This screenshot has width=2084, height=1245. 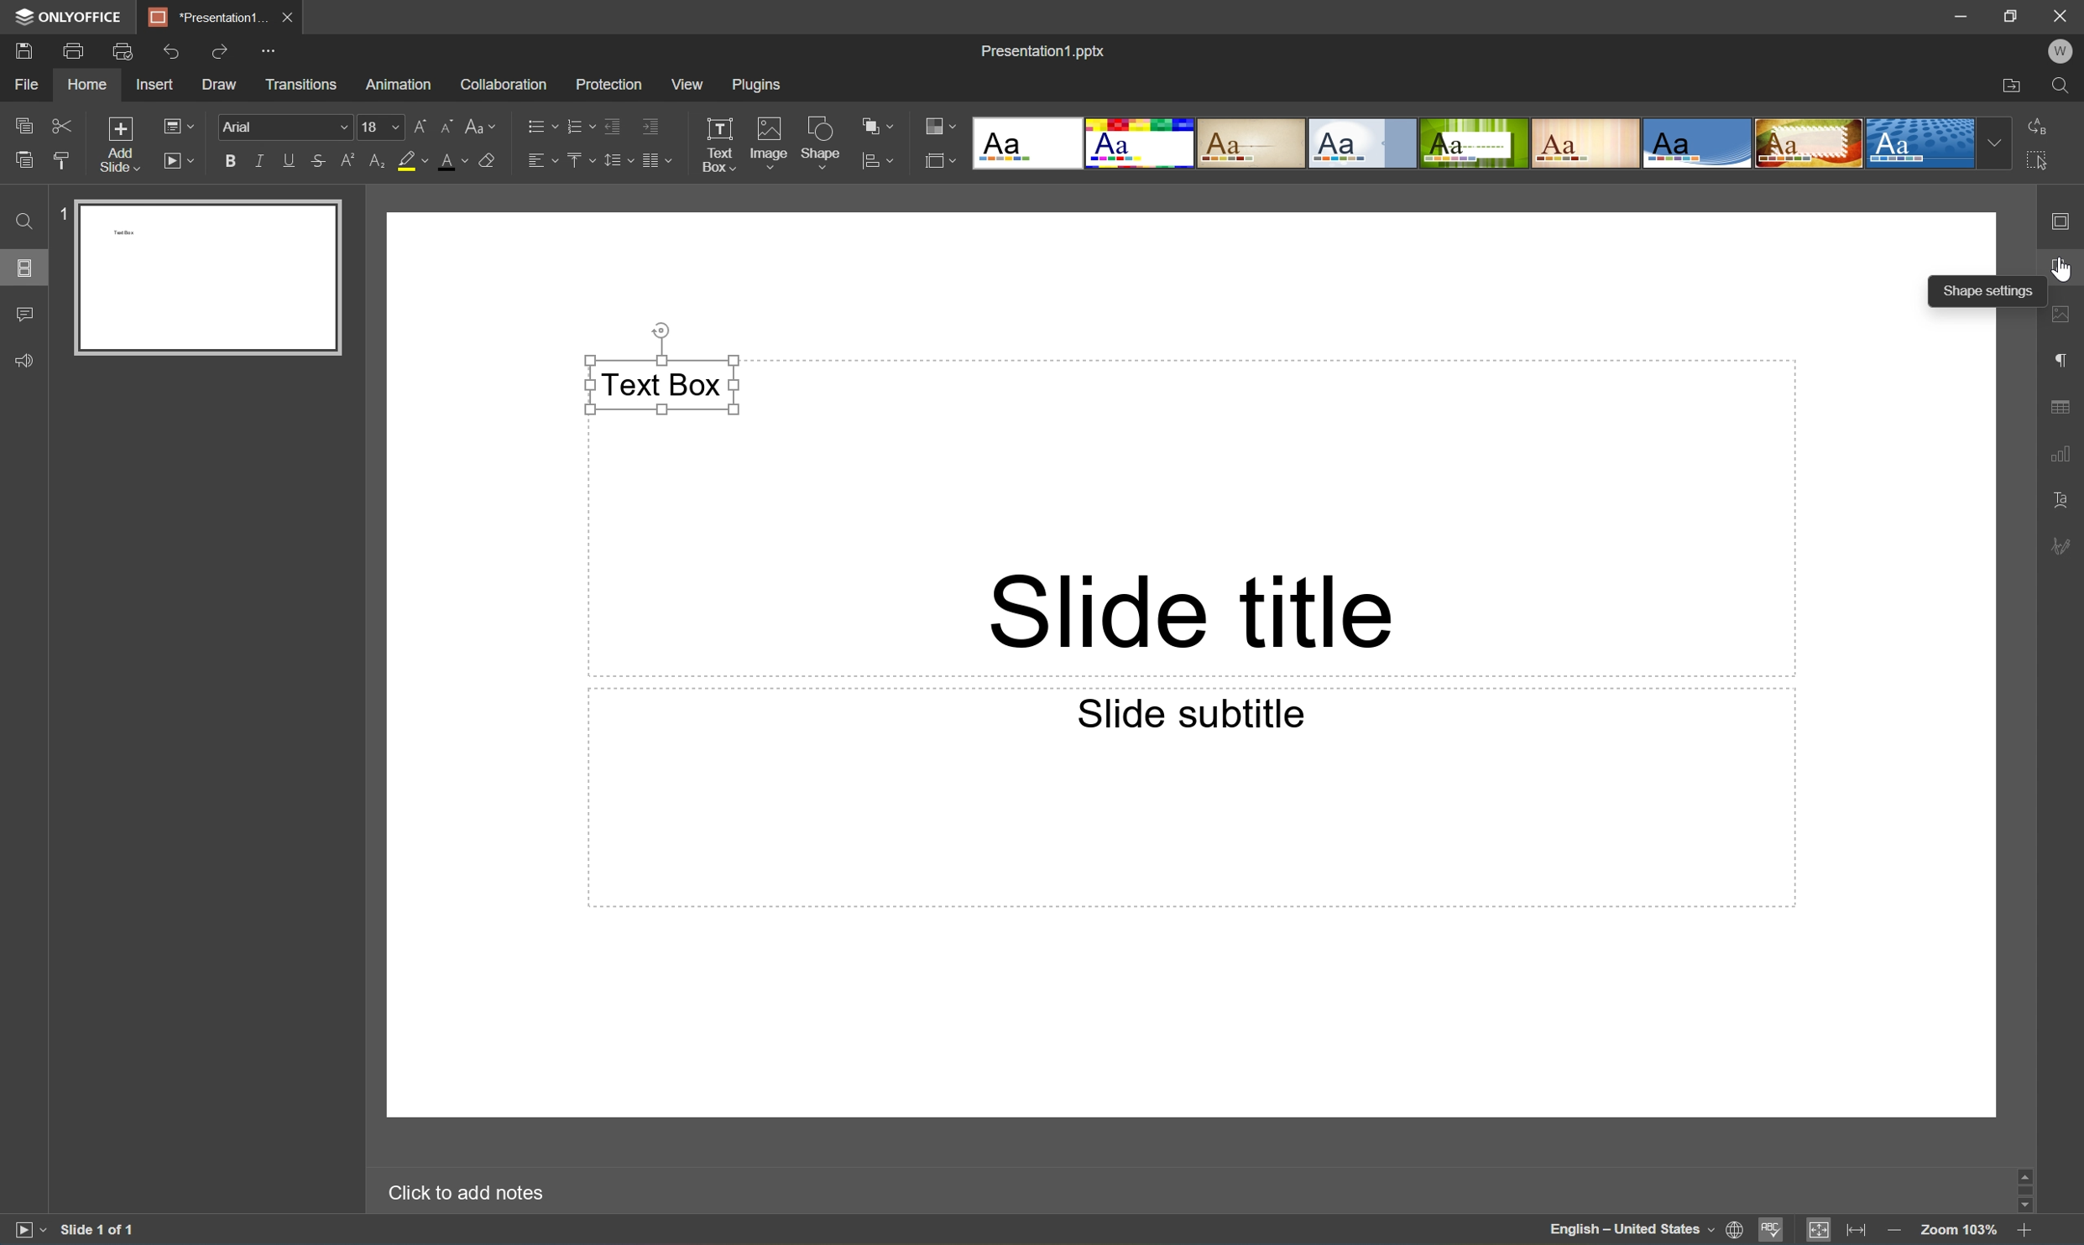 I want to click on Vertically align, so click(x=577, y=163).